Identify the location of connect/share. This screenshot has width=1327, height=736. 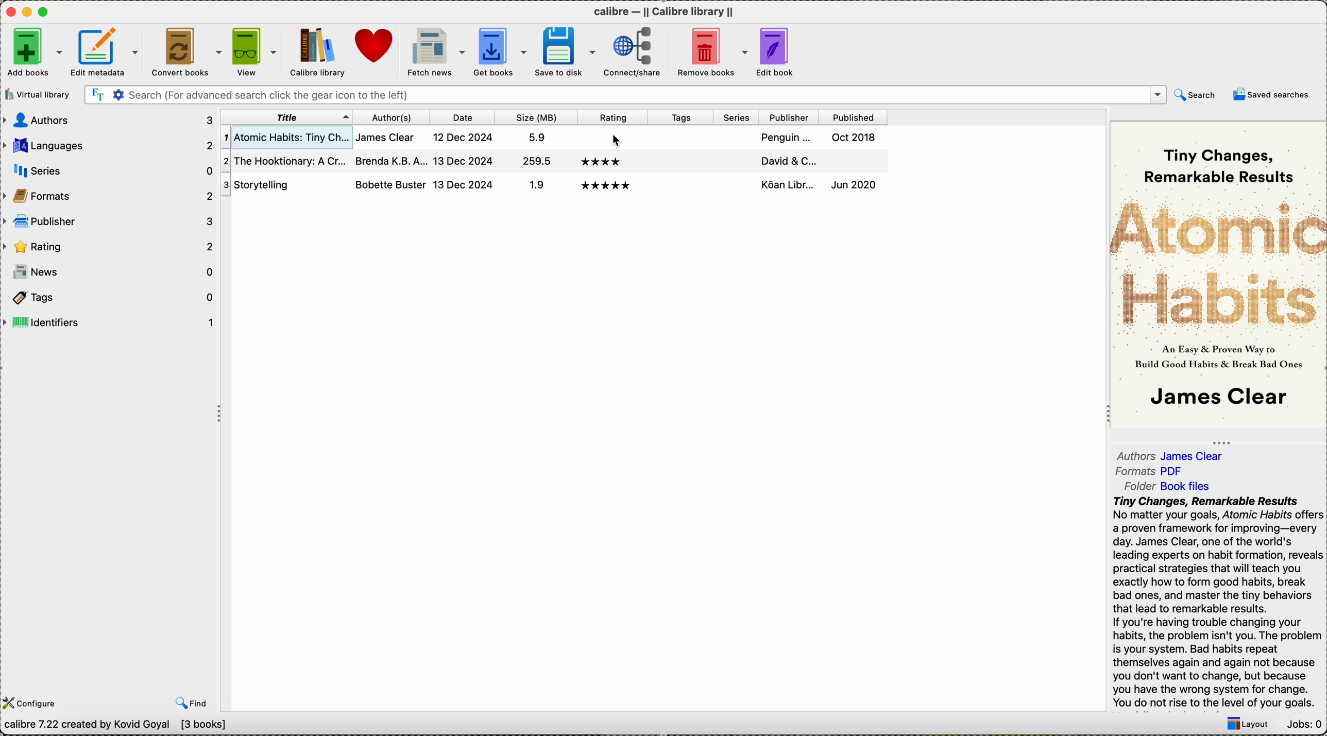
(635, 54).